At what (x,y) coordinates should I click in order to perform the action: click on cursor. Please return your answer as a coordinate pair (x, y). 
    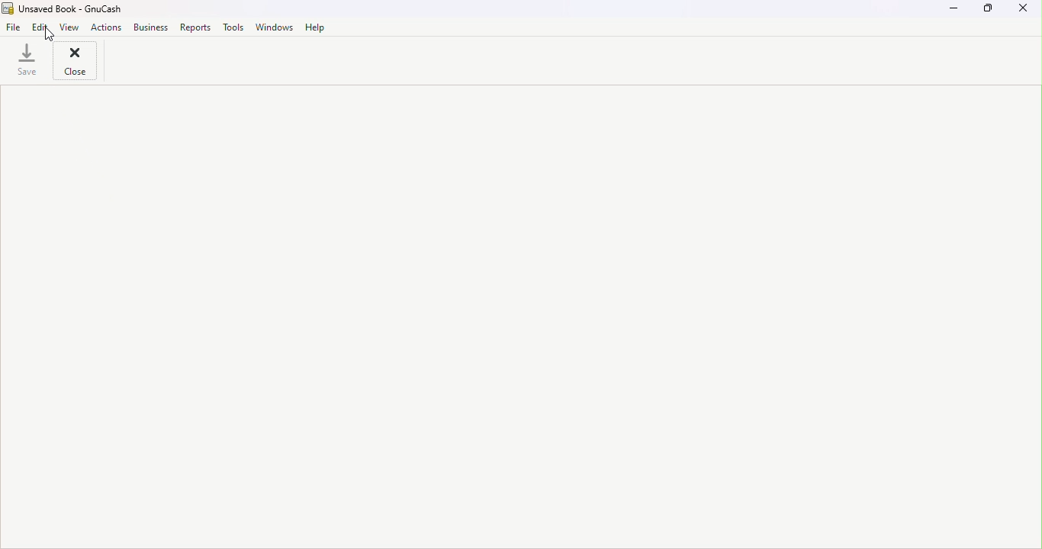
    Looking at the image, I should click on (46, 32).